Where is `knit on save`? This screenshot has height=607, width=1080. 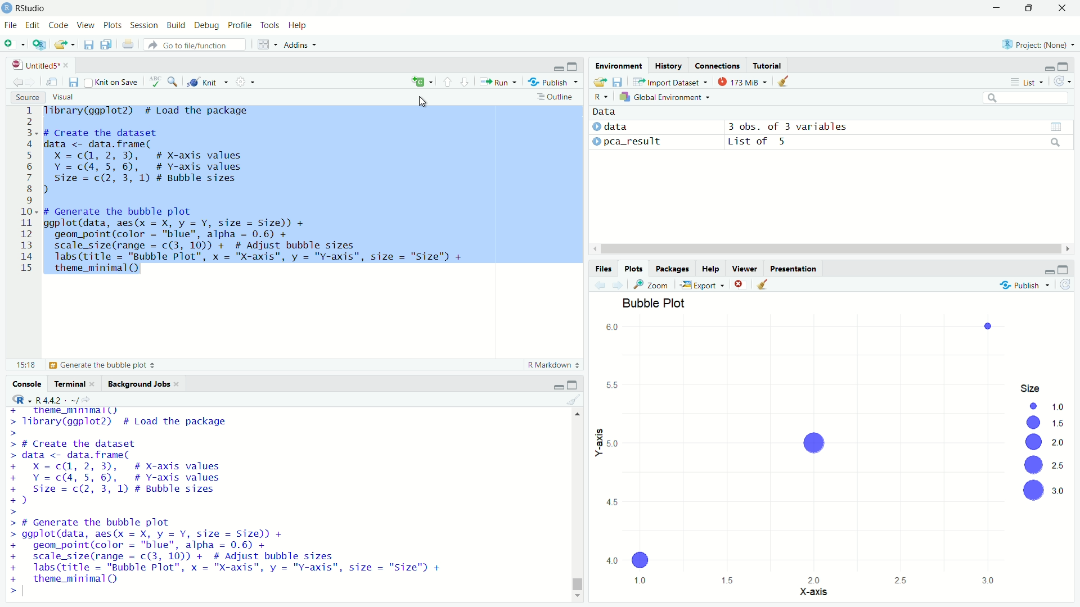
knit on save is located at coordinates (112, 81).